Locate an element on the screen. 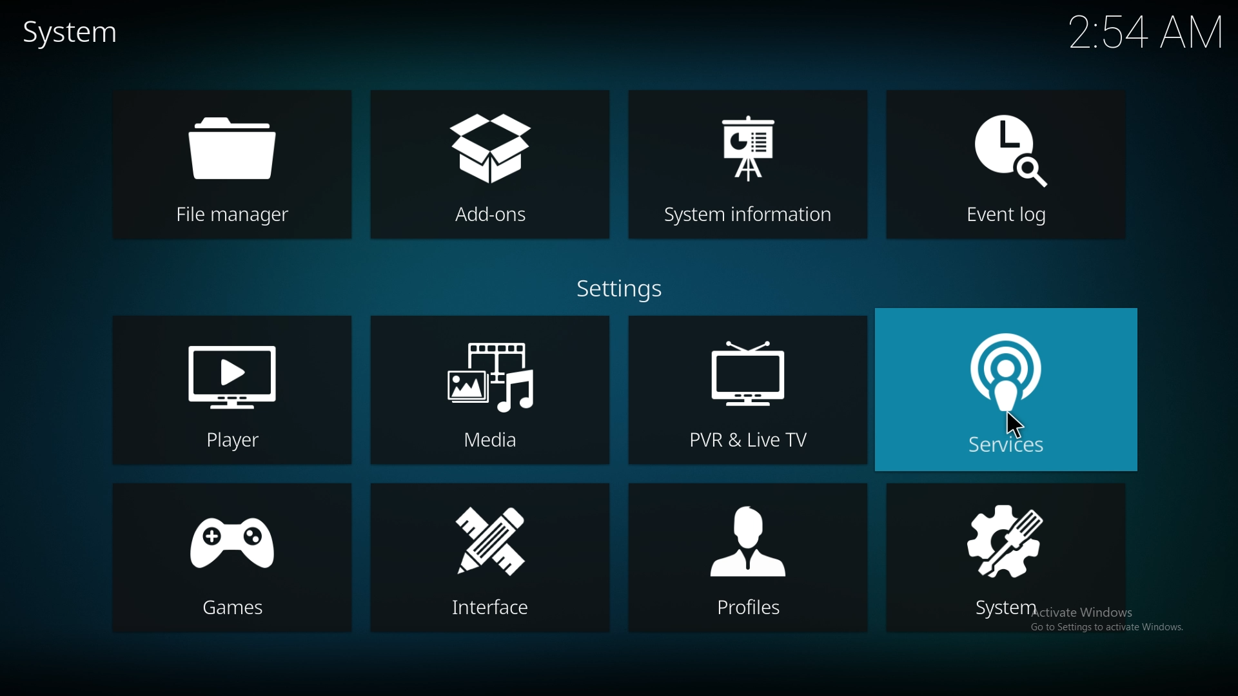 Image resolution: width=1238 pixels, height=696 pixels. player is located at coordinates (230, 391).